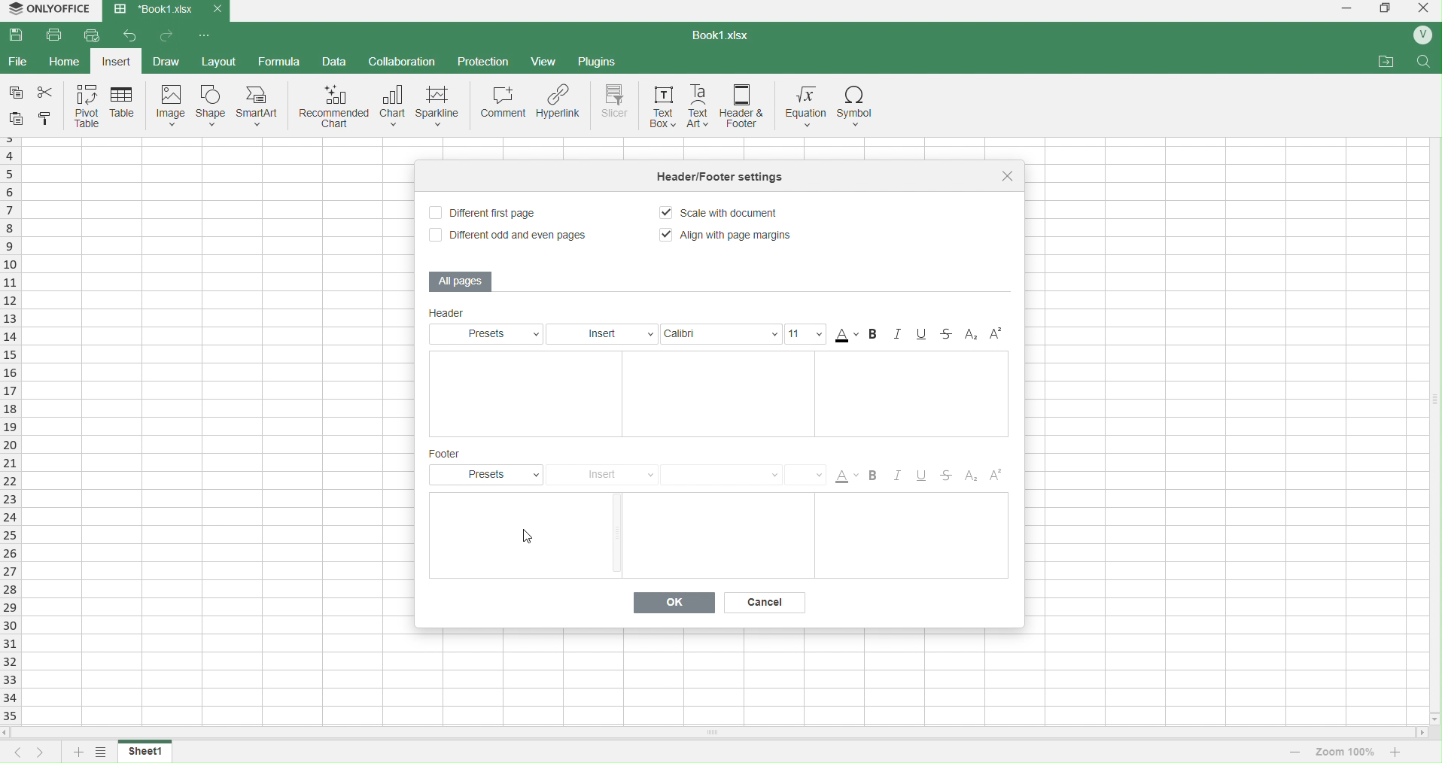  Describe the element at coordinates (950, 336) in the screenshot. I see `Strikethrough` at that location.